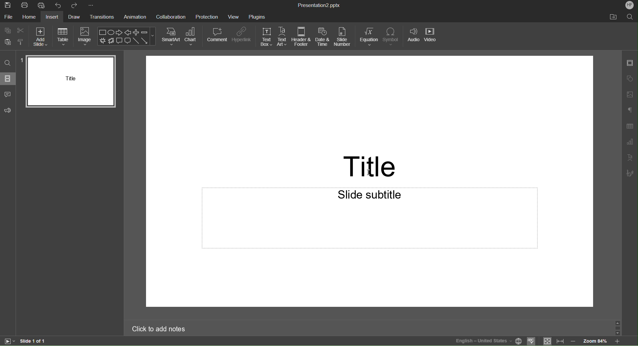 This screenshot has height=346, width=638. Describe the element at coordinates (90, 5) in the screenshot. I see `More` at that location.